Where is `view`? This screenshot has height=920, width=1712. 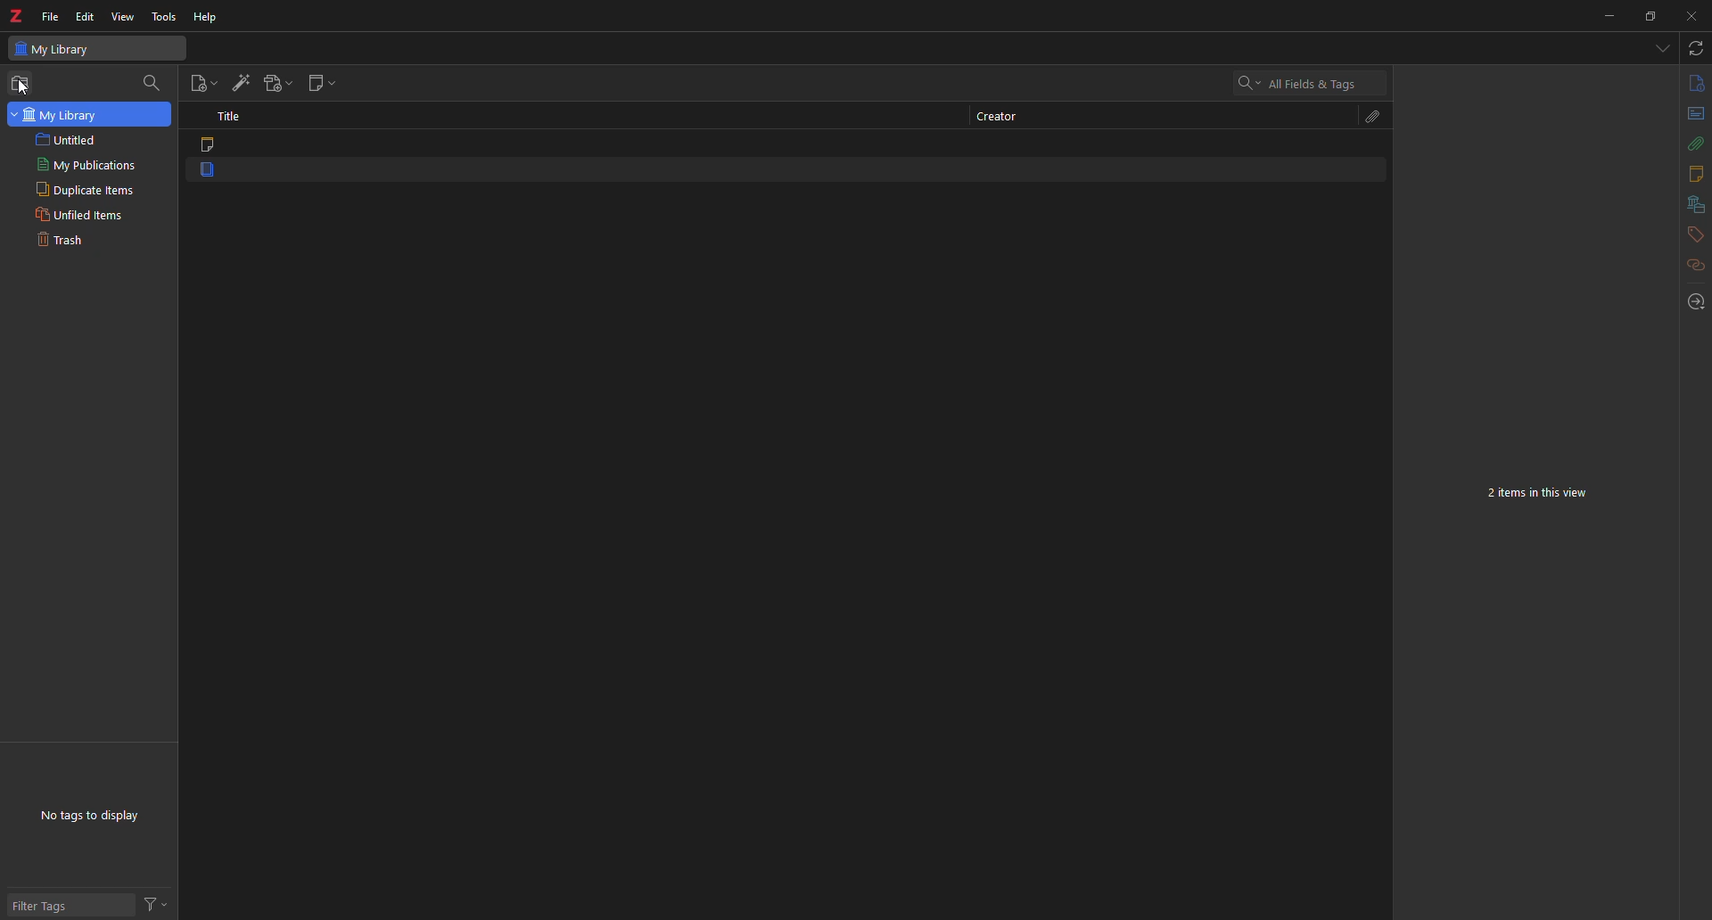
view is located at coordinates (125, 19).